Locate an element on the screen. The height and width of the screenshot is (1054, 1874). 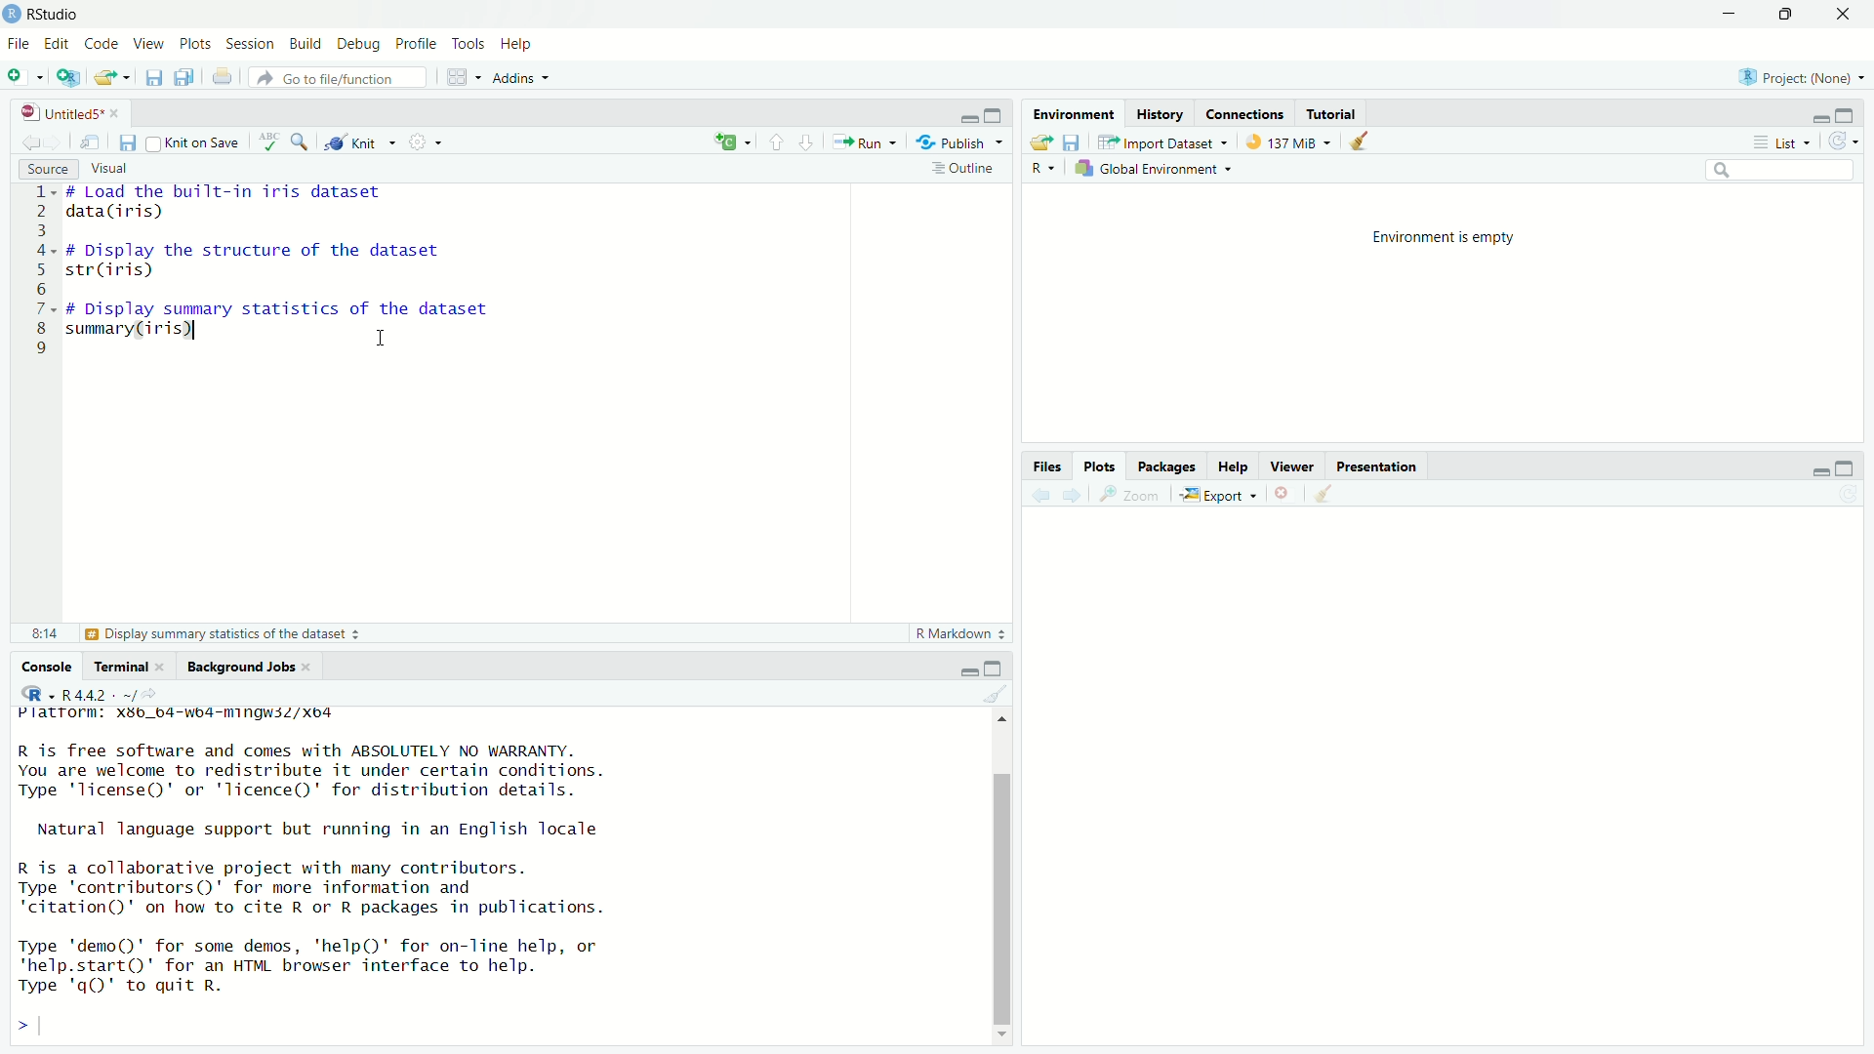
Help is located at coordinates (517, 44).